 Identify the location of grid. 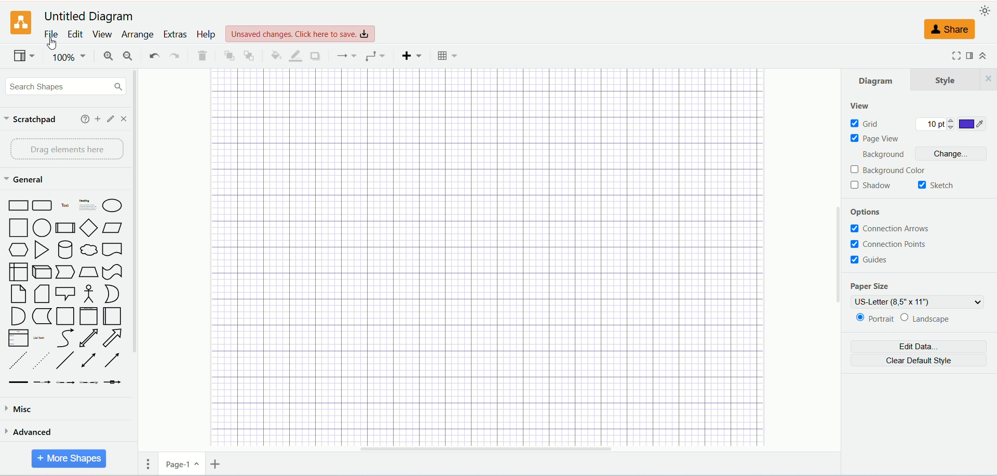
(865, 124).